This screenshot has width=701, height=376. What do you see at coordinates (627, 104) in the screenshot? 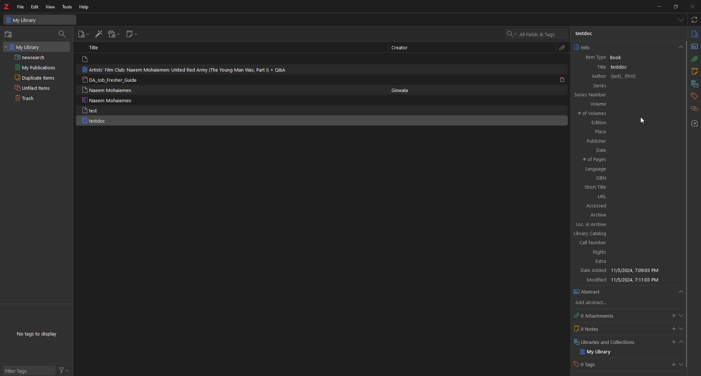
I see `Volume` at bounding box center [627, 104].